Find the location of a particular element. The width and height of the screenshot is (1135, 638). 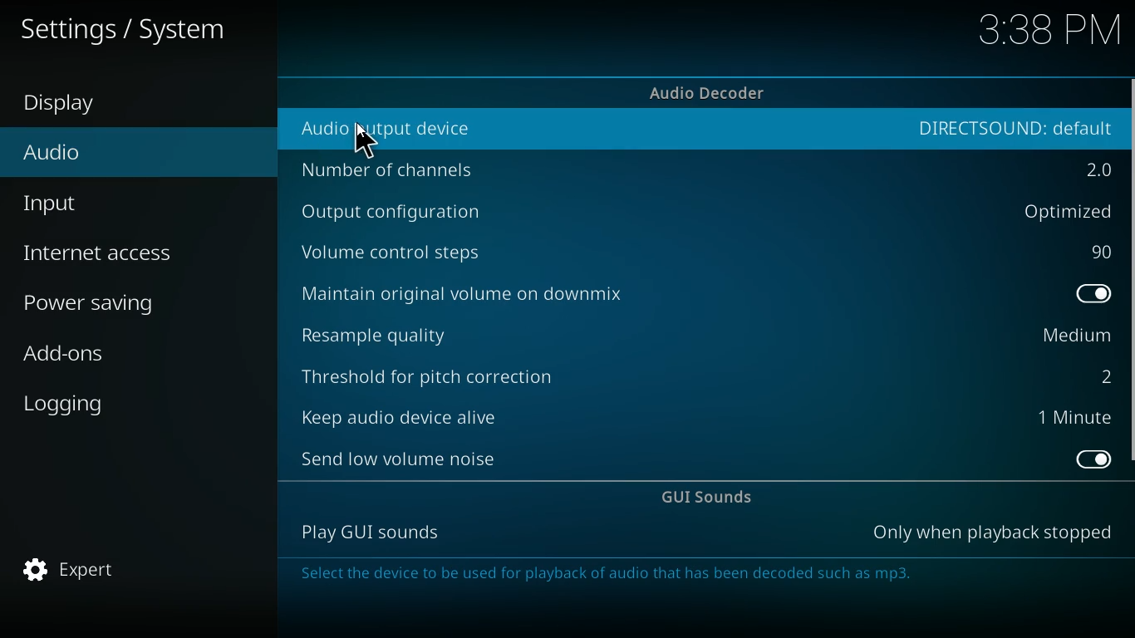

mantain original volume on downmix is located at coordinates (493, 292).